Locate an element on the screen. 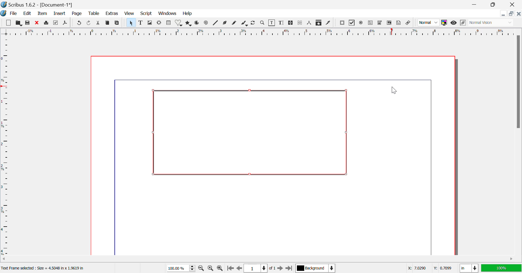  Link Text Frames is located at coordinates (290, 23).